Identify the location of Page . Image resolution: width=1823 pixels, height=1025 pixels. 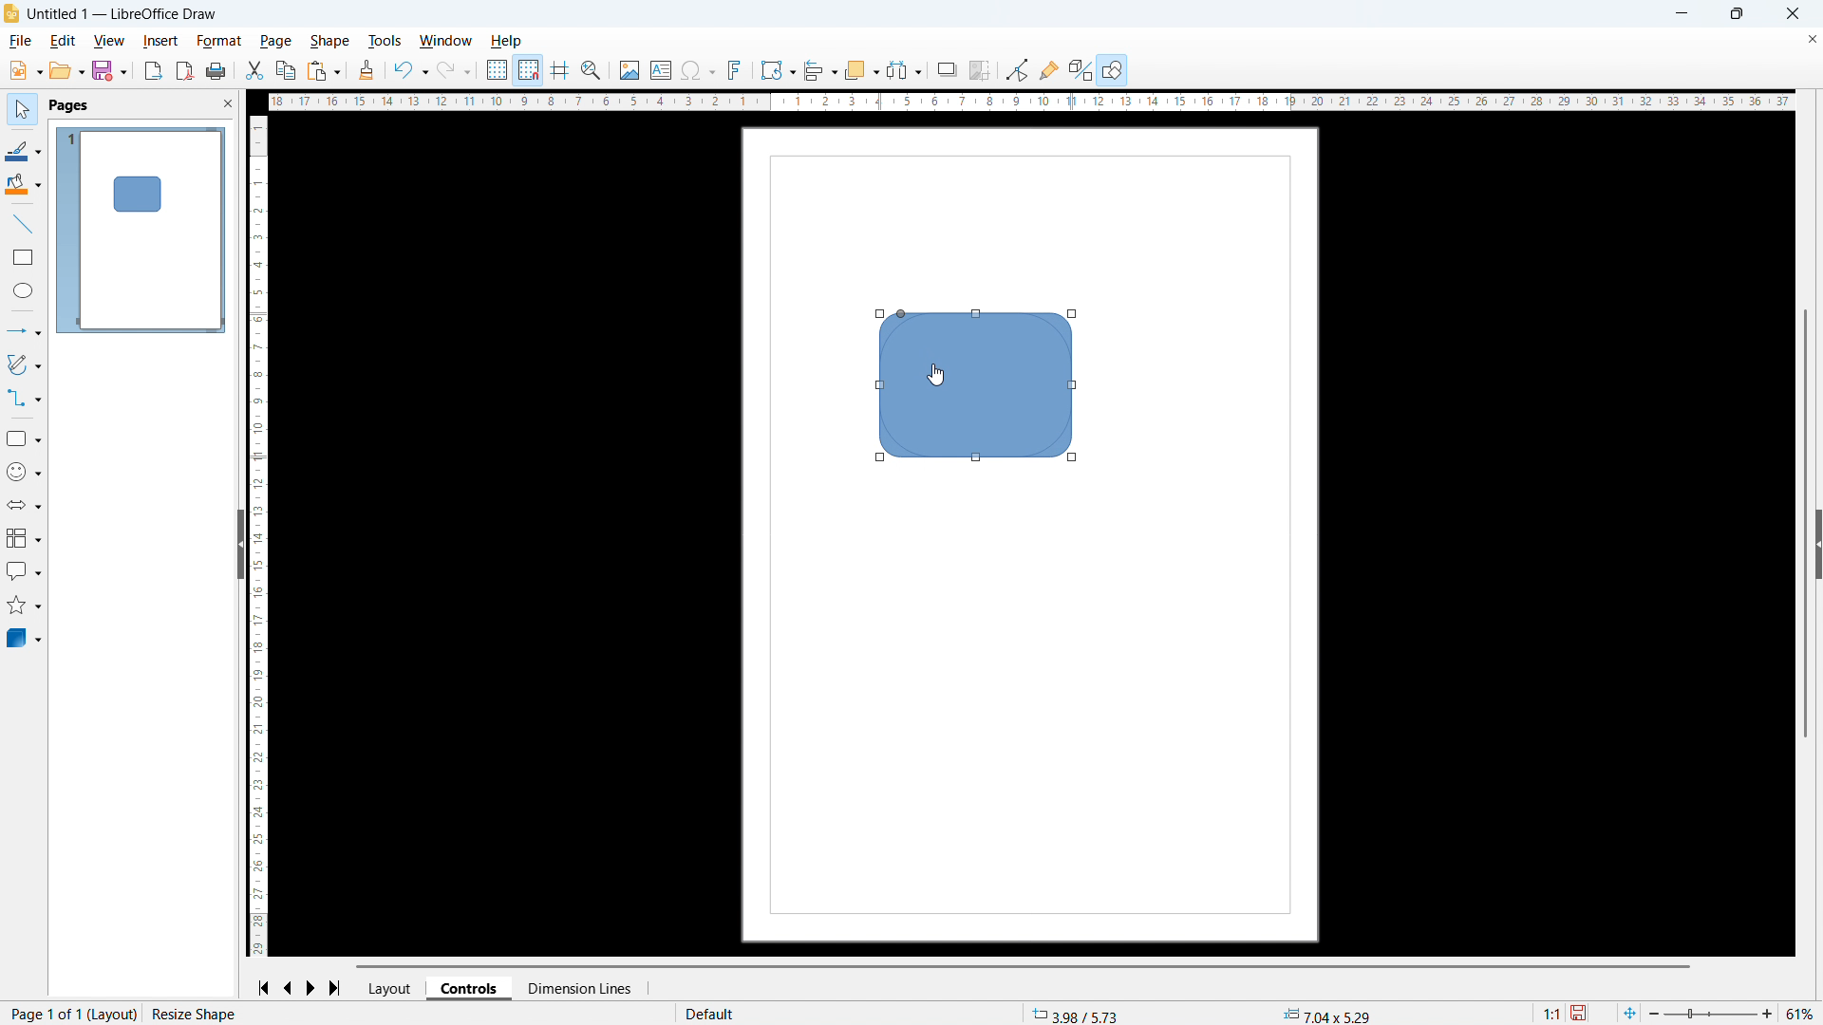
(275, 41).